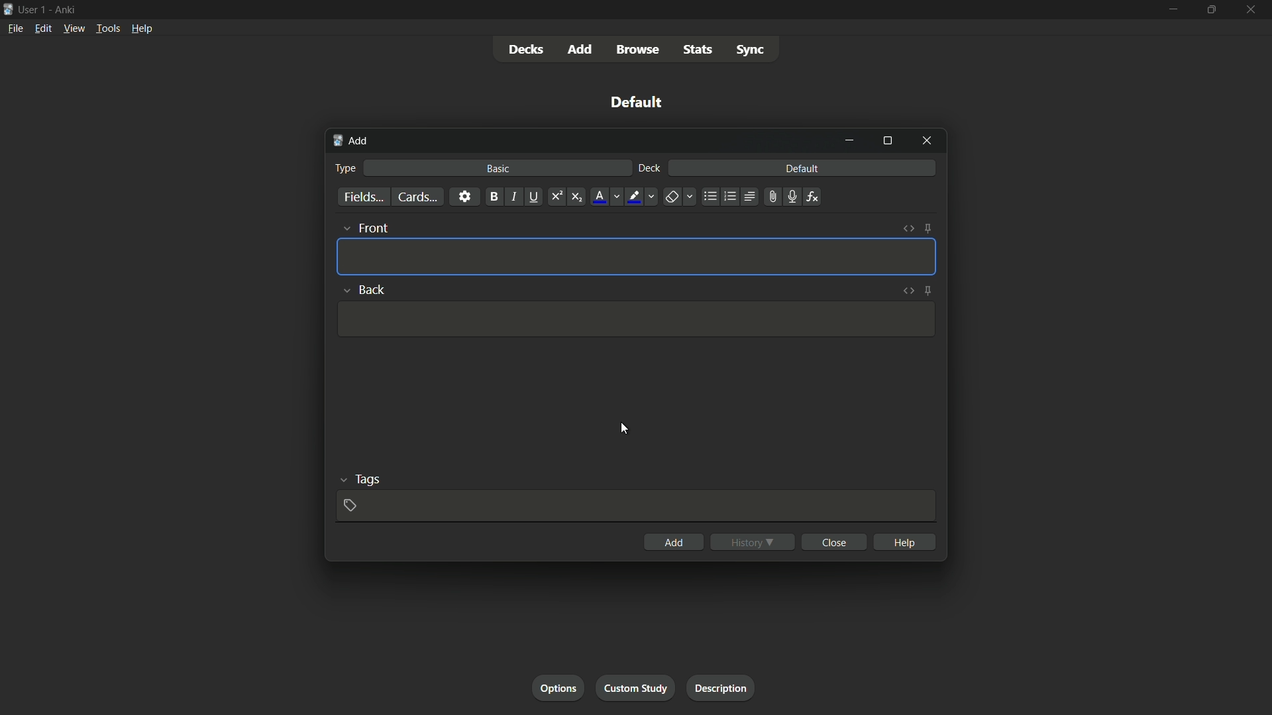 This screenshot has width=1272, height=715. Describe the element at coordinates (927, 289) in the screenshot. I see `toggle sticky` at that location.